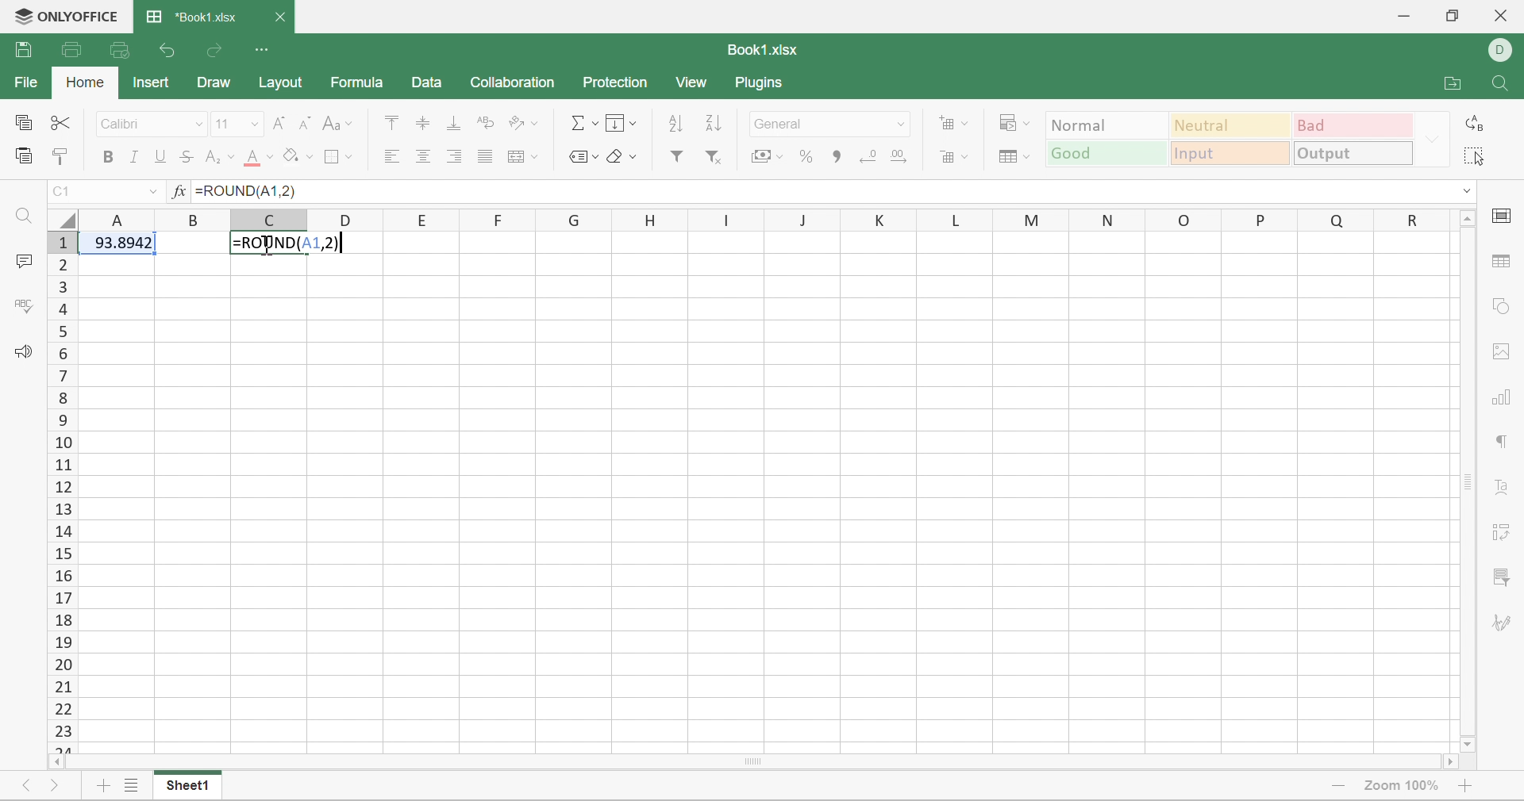 The width and height of the screenshot is (1524, 801). Describe the element at coordinates (53, 788) in the screenshot. I see `Next` at that location.